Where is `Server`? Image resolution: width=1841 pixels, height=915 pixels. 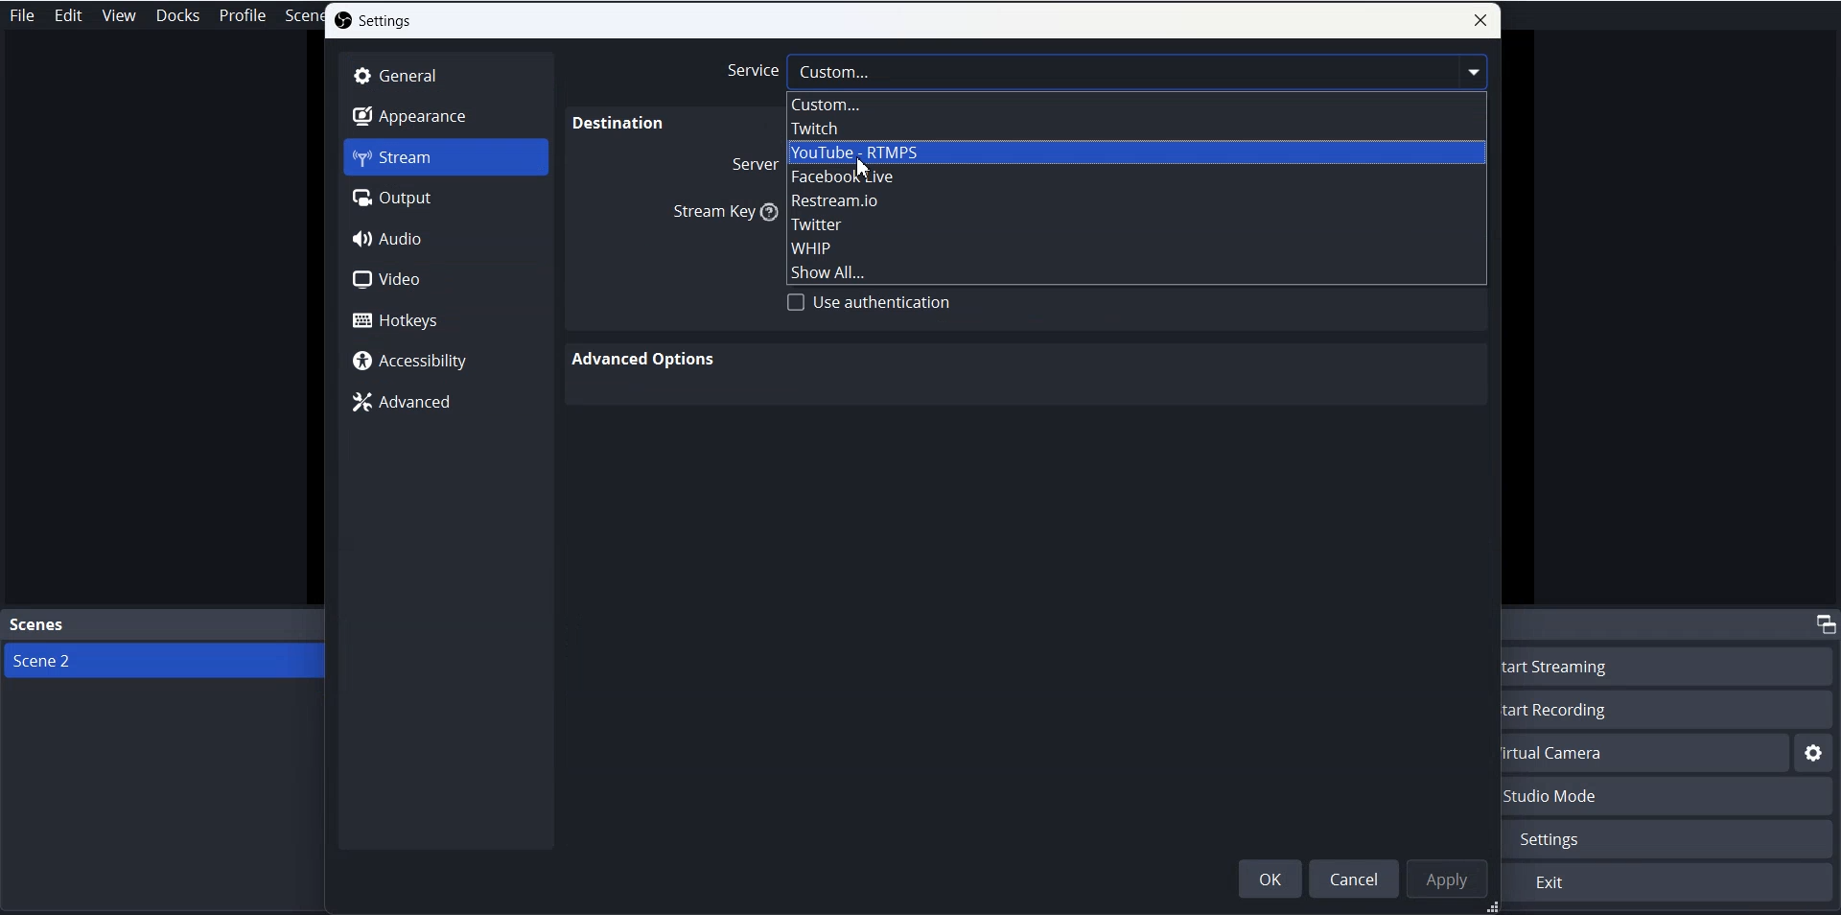 Server is located at coordinates (750, 167).